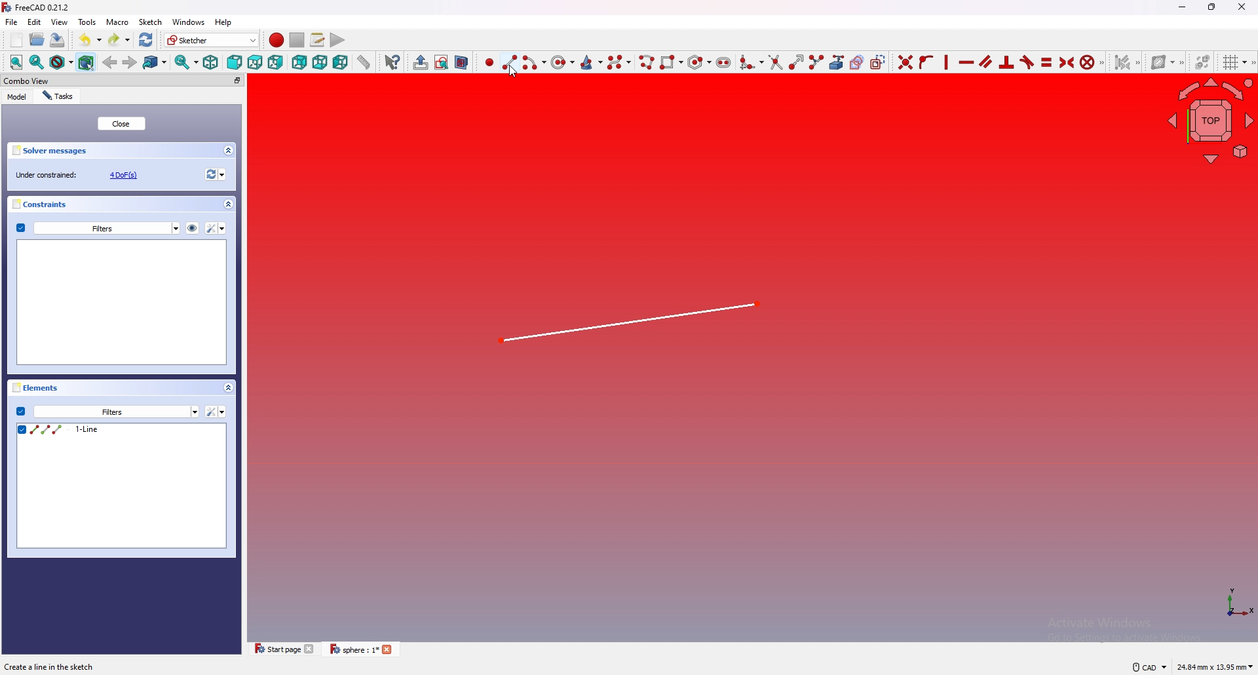 This screenshot has height=675, width=1258. Describe the element at coordinates (1213, 7) in the screenshot. I see `Restore down` at that location.